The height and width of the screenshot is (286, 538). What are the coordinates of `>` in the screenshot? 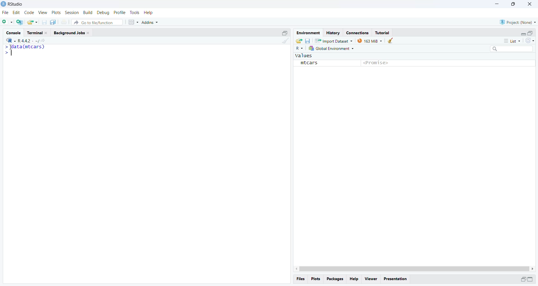 It's located at (5, 52).